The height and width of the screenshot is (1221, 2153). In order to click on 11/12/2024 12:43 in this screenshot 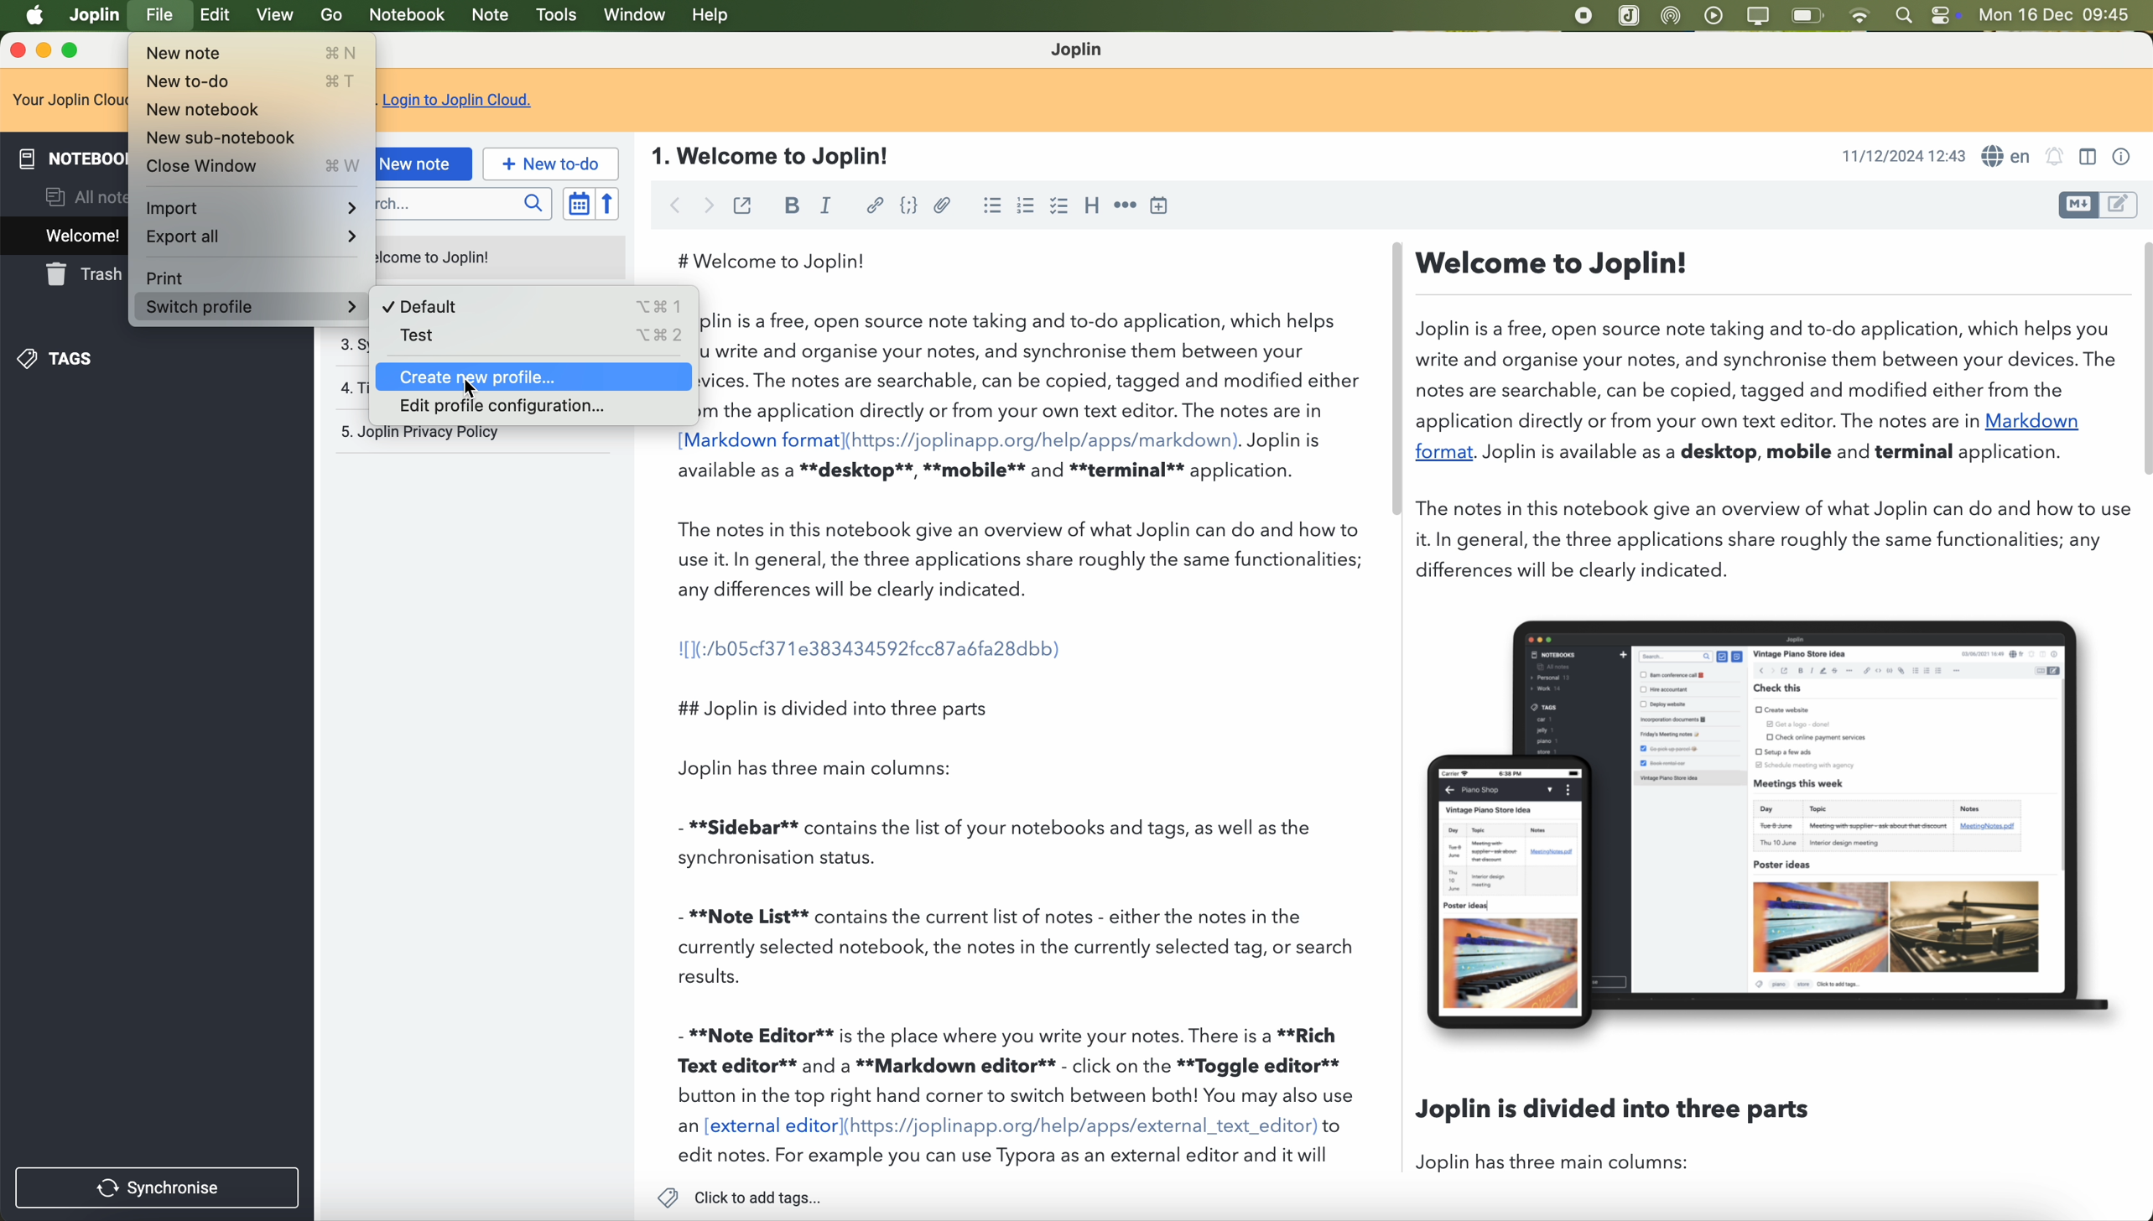, I will do `click(1901, 156)`.